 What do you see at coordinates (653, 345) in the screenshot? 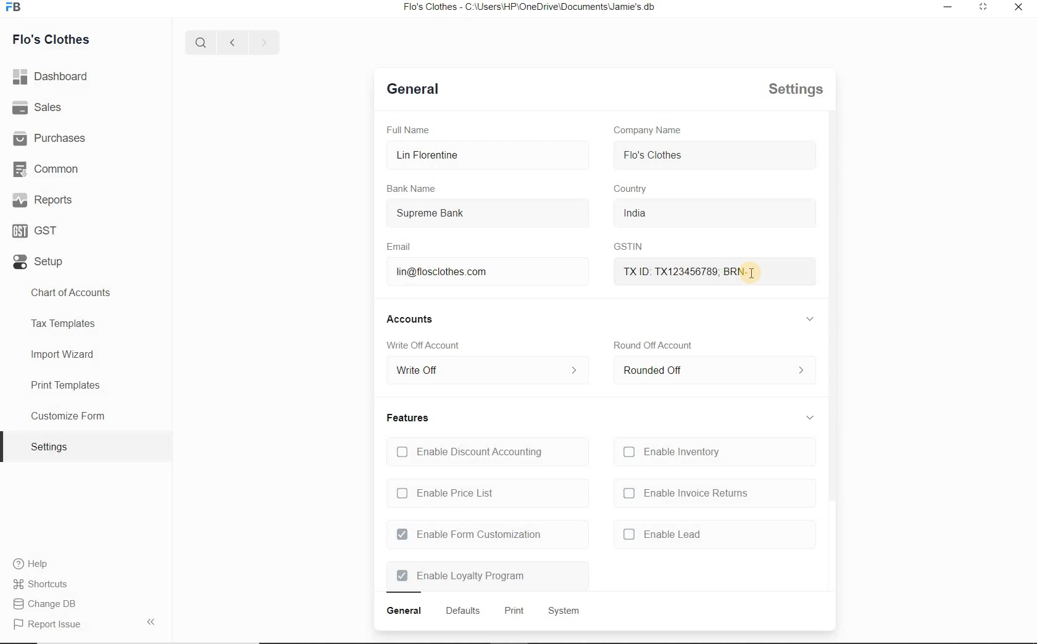
I see `round off account` at bounding box center [653, 345].